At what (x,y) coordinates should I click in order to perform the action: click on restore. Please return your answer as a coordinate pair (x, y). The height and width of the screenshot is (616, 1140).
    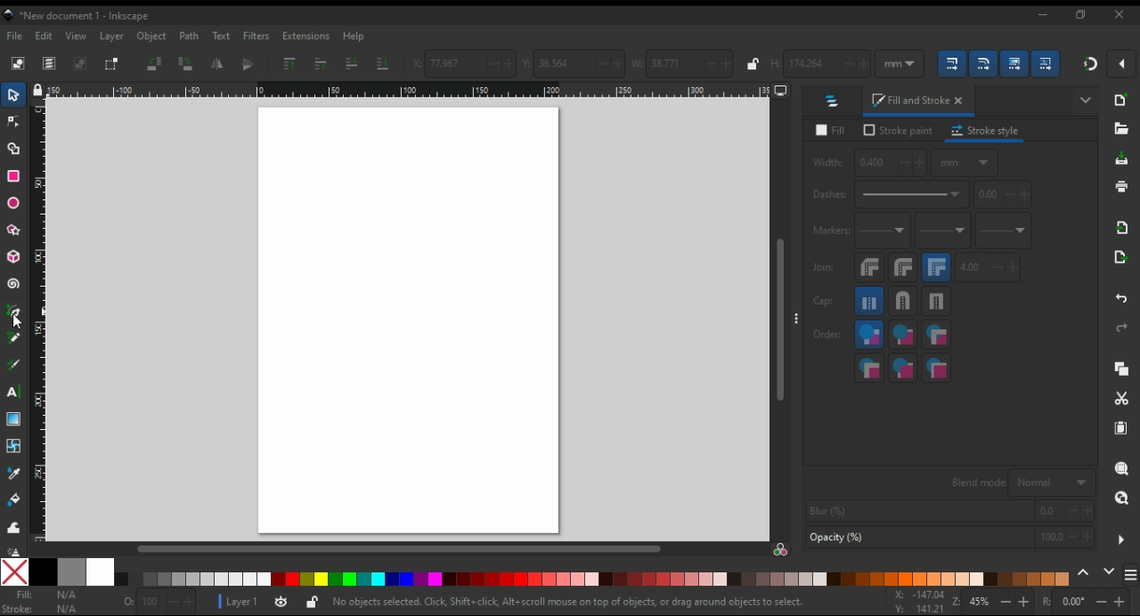
    Looking at the image, I should click on (1082, 16).